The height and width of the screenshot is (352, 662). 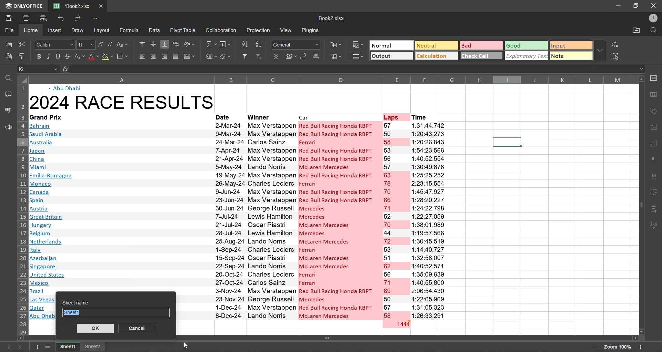 What do you see at coordinates (245, 56) in the screenshot?
I see `filter` at bounding box center [245, 56].